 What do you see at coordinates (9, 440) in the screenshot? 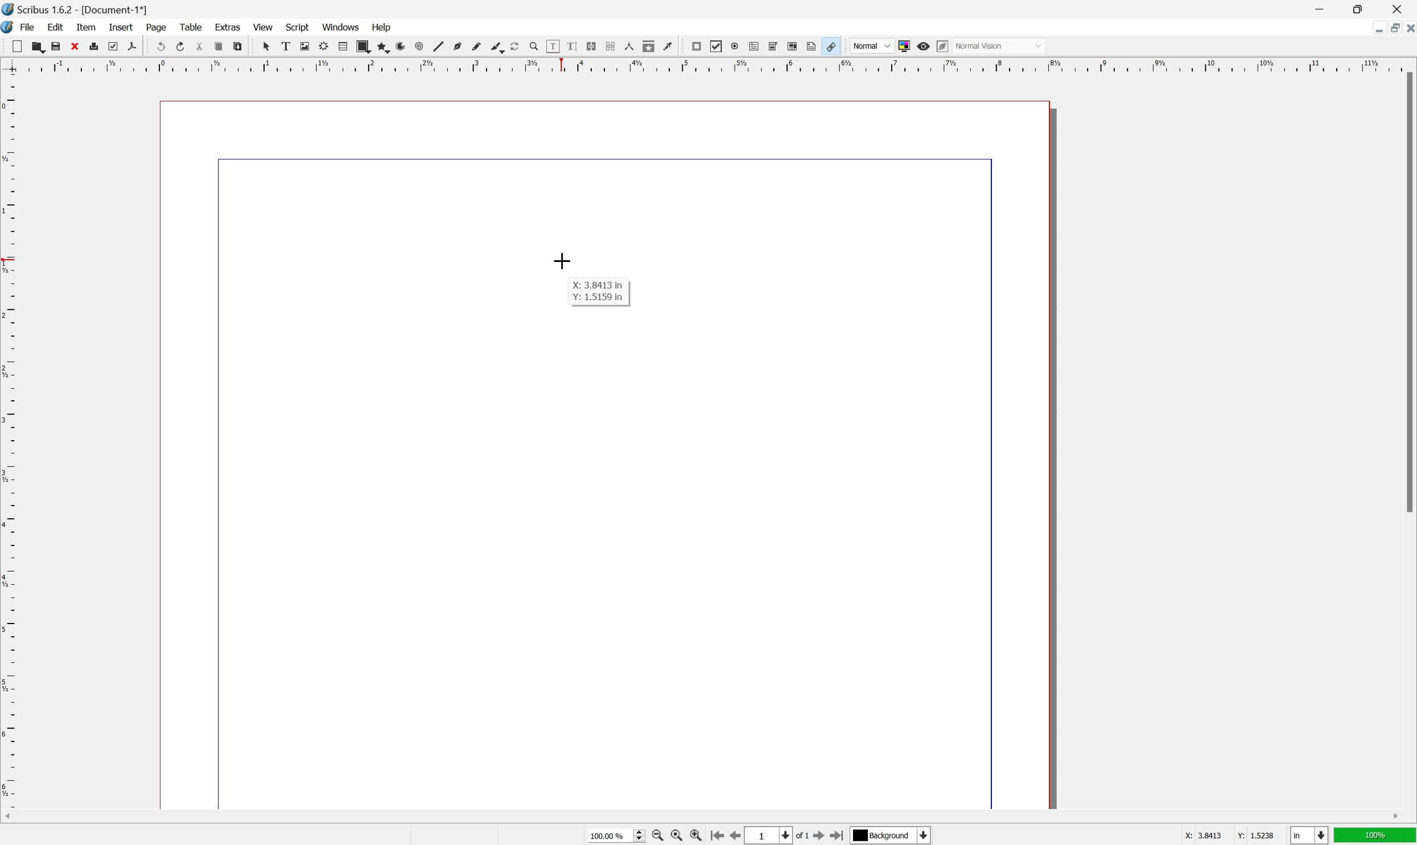
I see `ruler` at bounding box center [9, 440].